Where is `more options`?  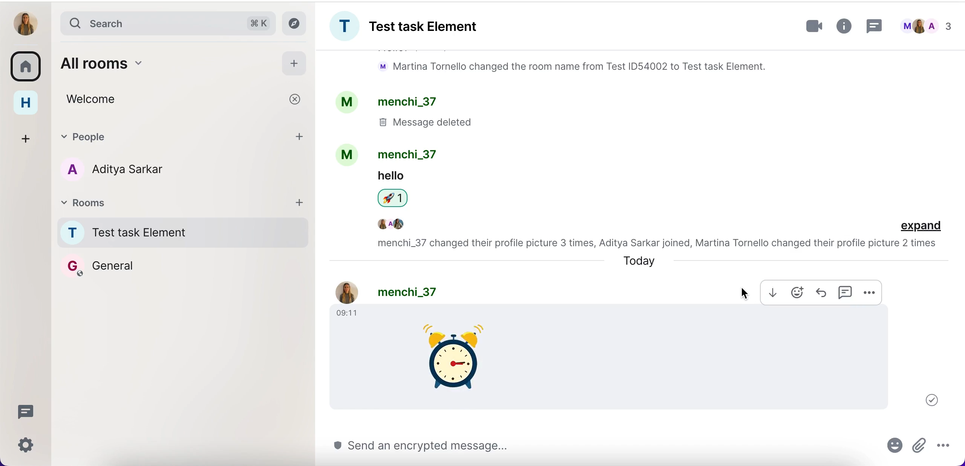 more options is located at coordinates (869, 292).